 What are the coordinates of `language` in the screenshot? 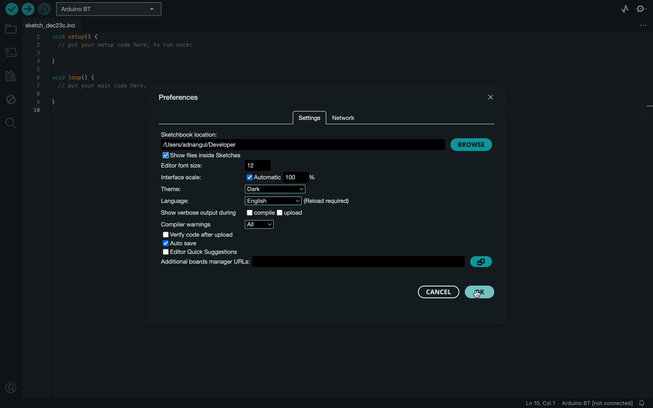 It's located at (253, 201).